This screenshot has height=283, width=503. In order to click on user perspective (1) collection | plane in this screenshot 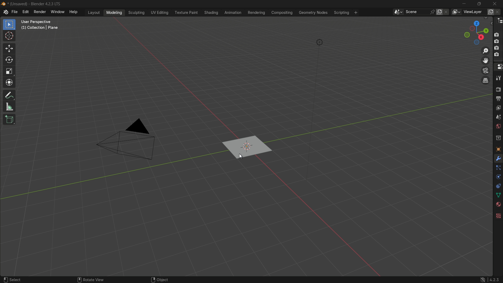, I will do `click(51, 29)`.